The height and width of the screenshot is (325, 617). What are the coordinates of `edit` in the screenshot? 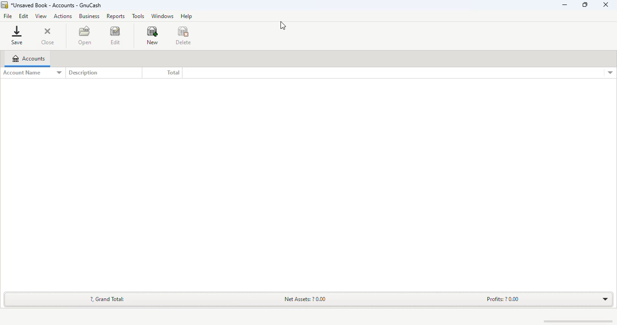 It's located at (23, 16).